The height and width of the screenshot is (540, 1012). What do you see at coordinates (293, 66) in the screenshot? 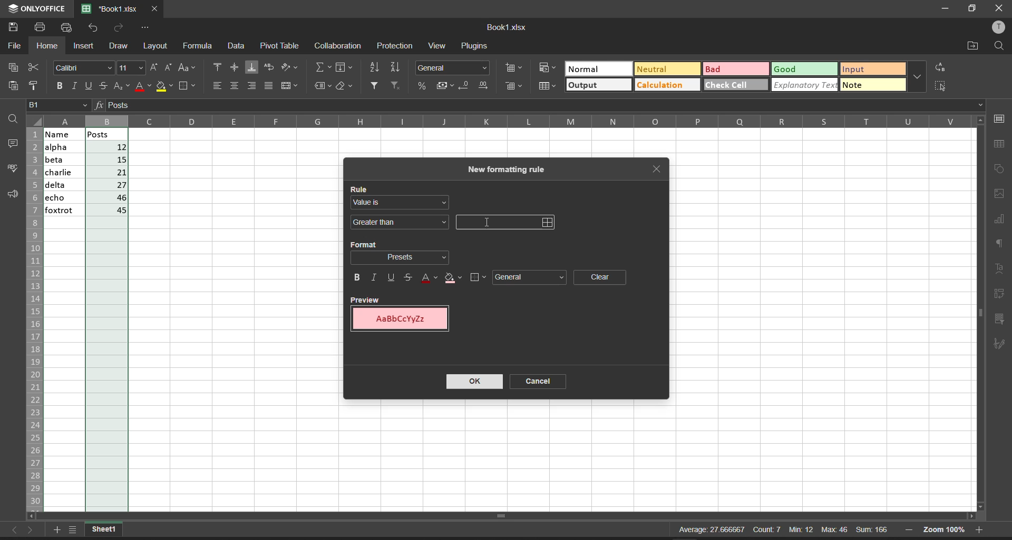
I see `orientation` at bounding box center [293, 66].